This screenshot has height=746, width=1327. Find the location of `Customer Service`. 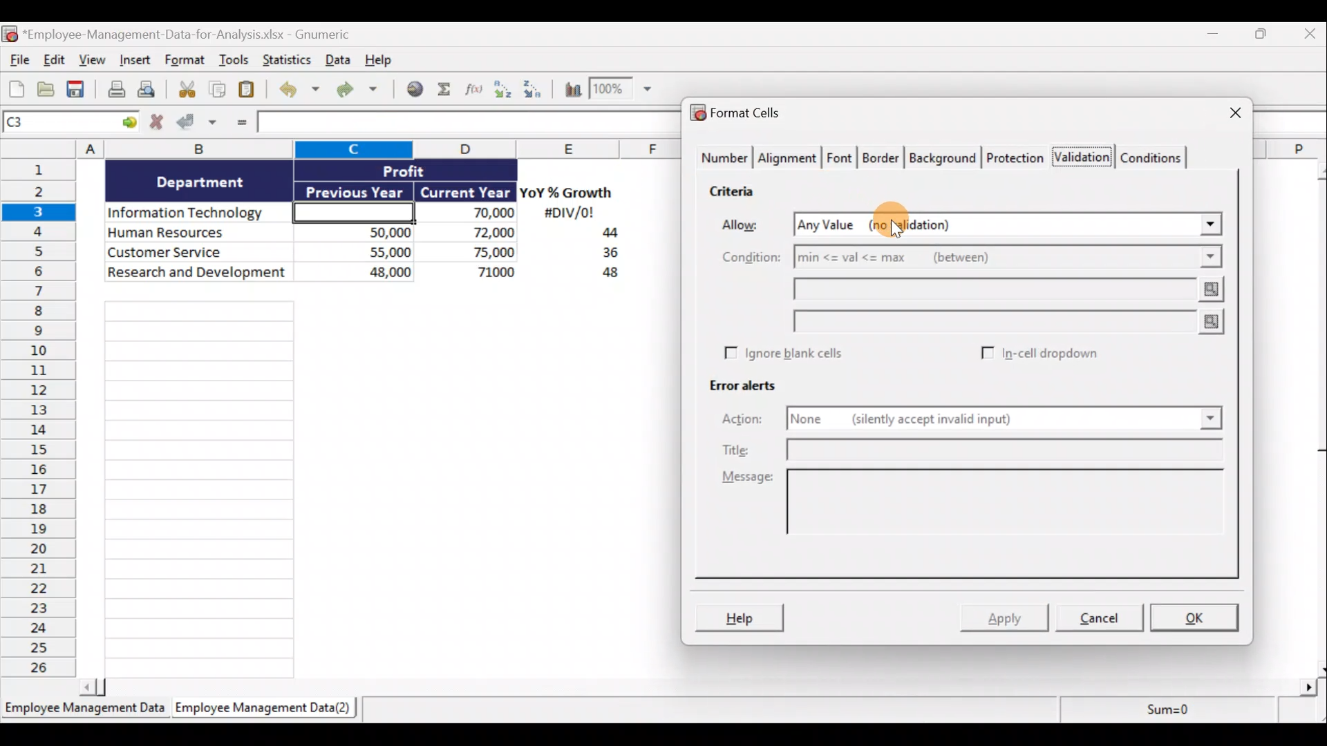

Customer Service is located at coordinates (199, 251).